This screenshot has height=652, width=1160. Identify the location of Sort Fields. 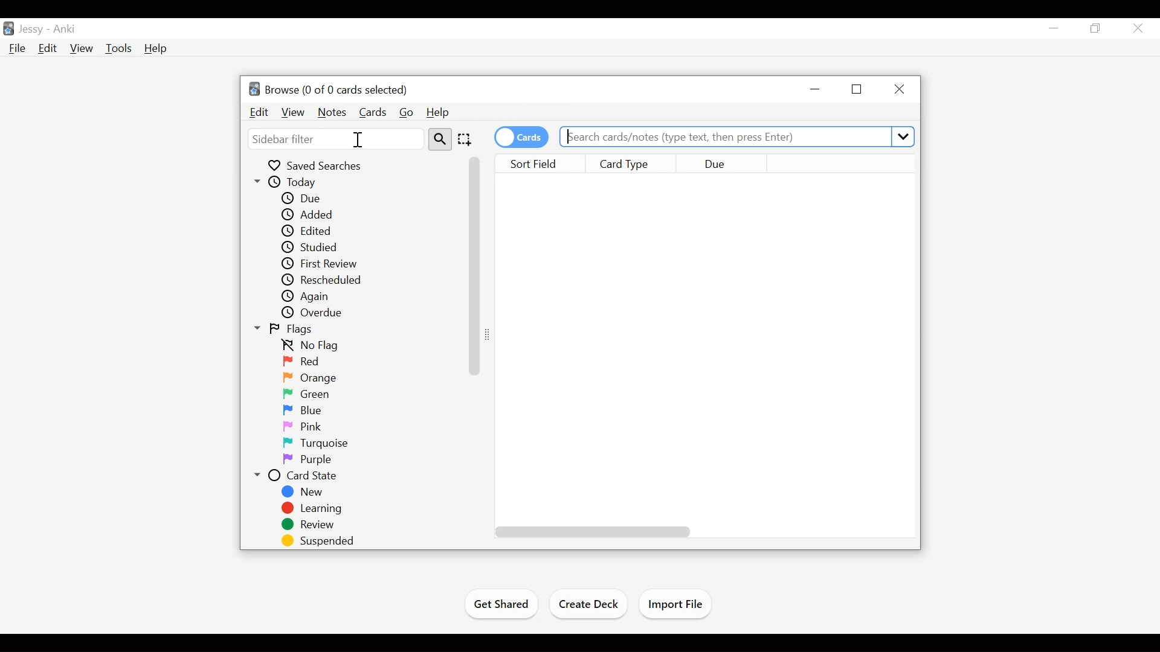
(544, 164).